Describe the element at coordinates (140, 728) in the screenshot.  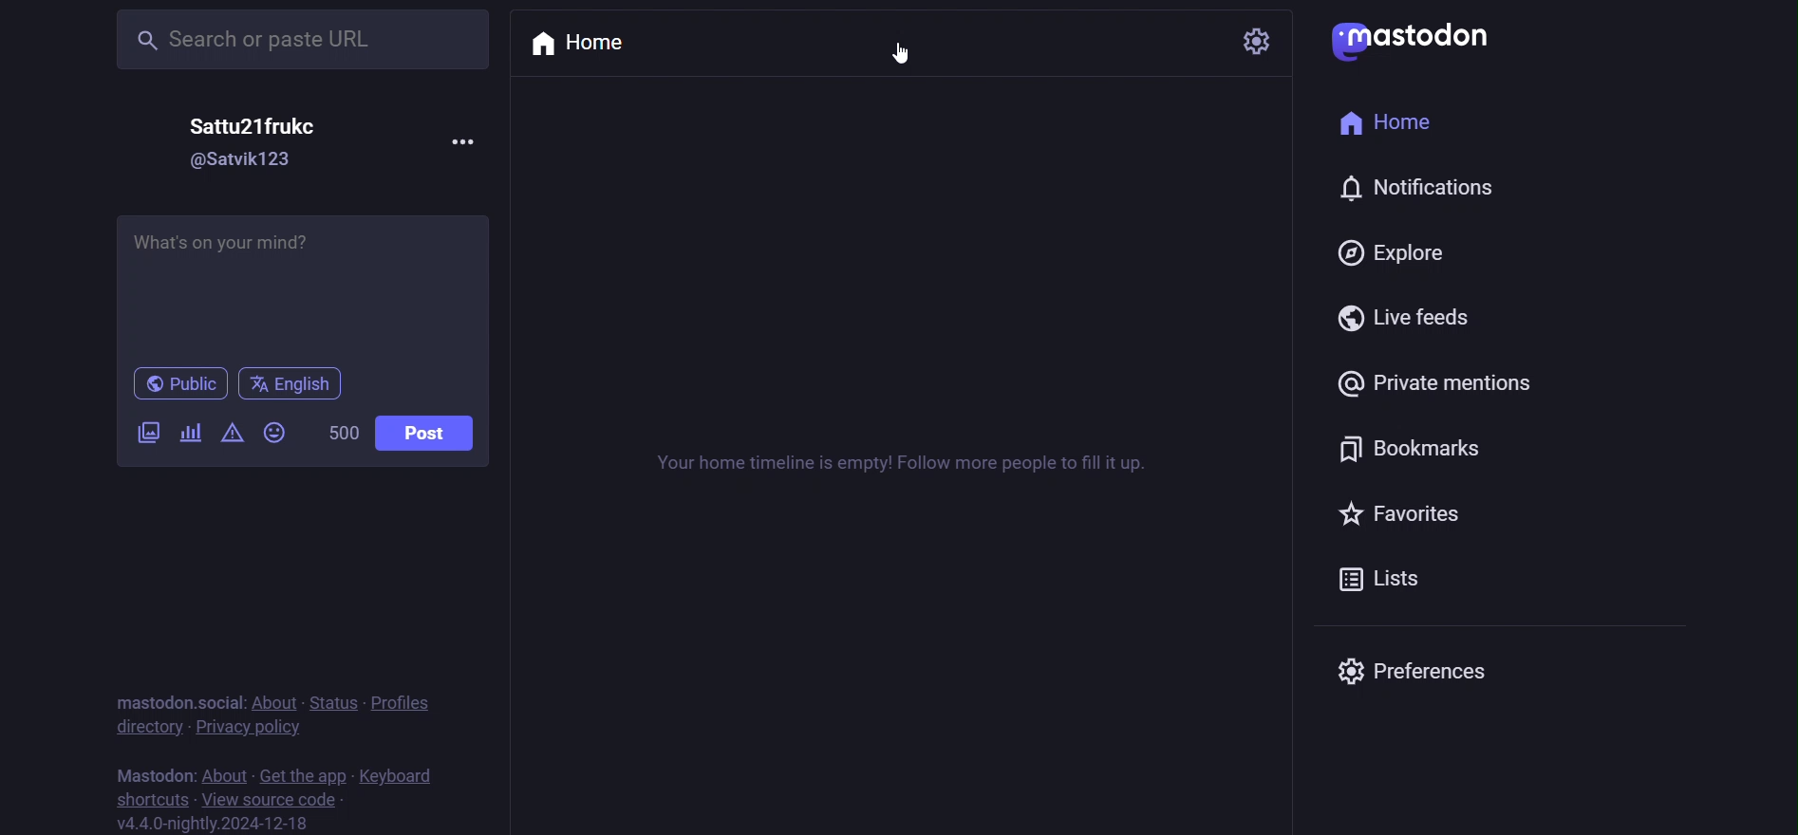
I see `directory` at that location.